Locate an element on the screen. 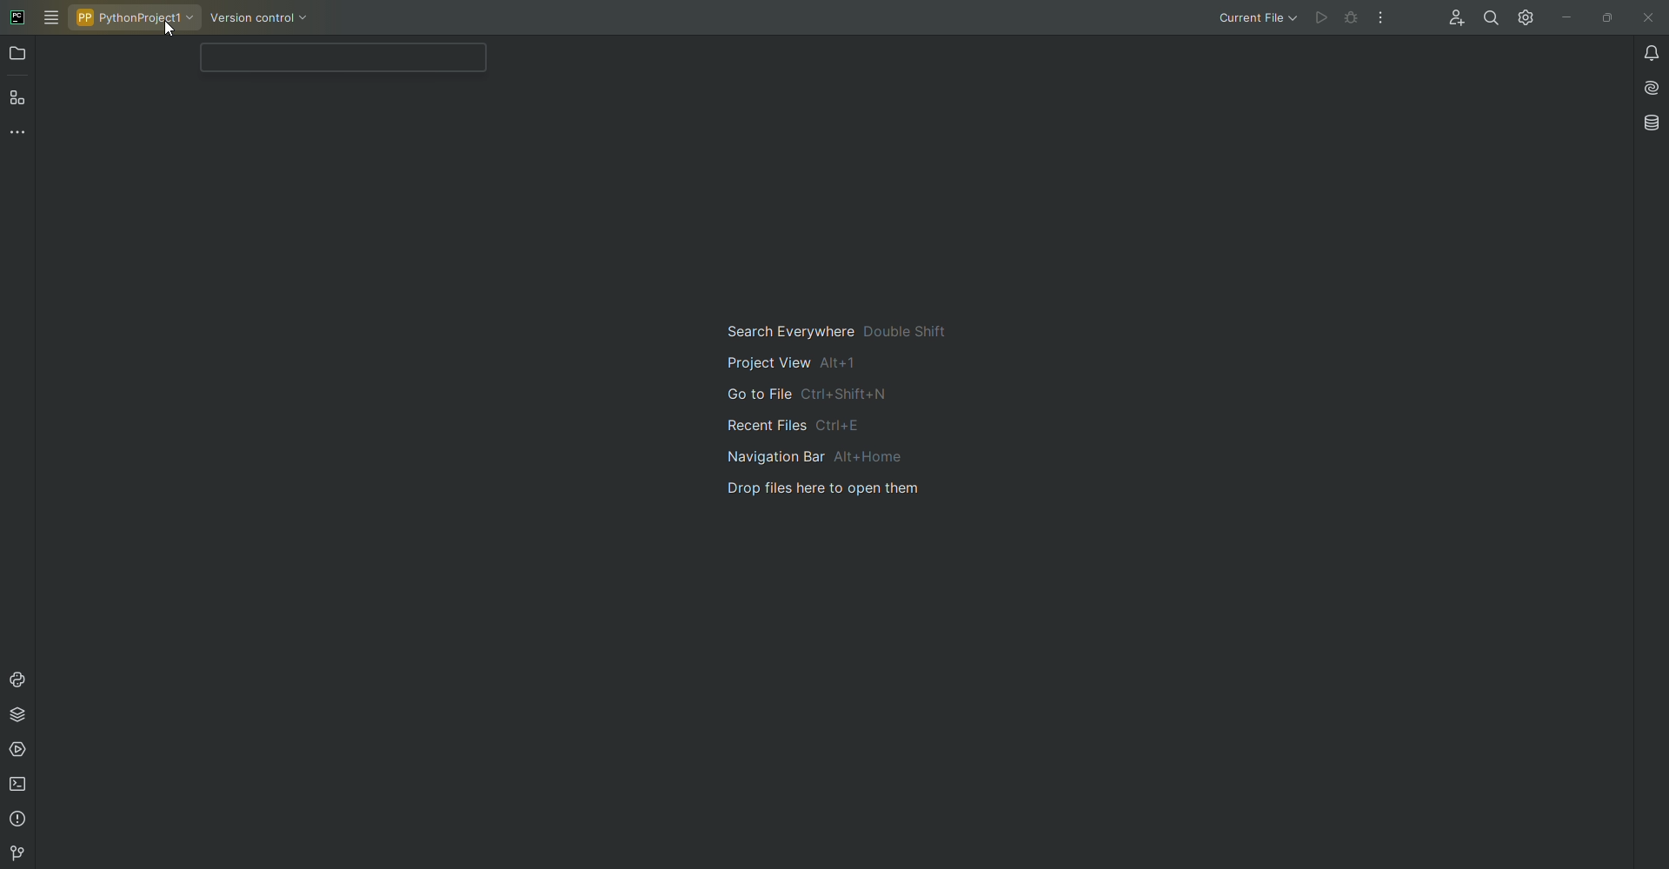 This screenshot has height=869, width=1669. Project is located at coordinates (19, 56).